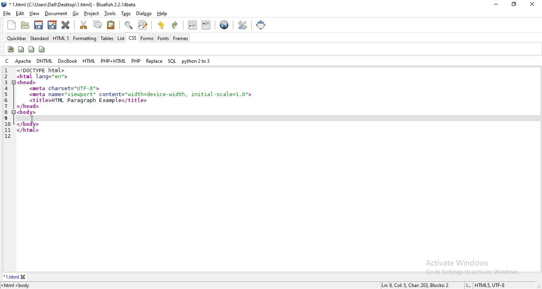 The height and width of the screenshot is (289, 542). I want to click on restore windows, so click(513, 4).